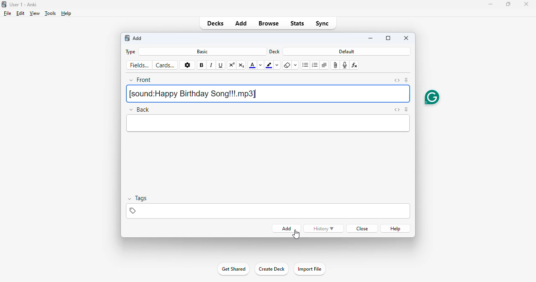 The image size is (536, 282). What do you see at coordinates (233, 269) in the screenshot?
I see `get shared` at bounding box center [233, 269].